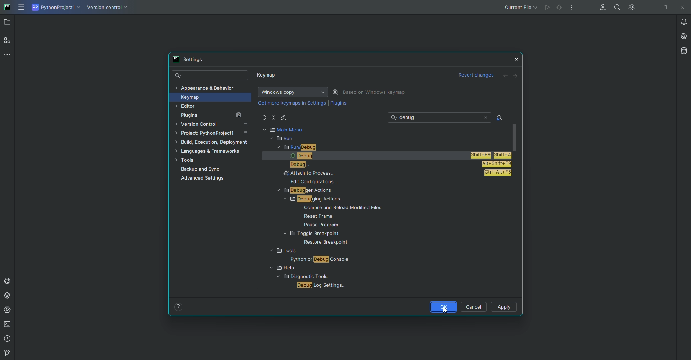 This screenshot has height=360, width=691. Describe the element at coordinates (376, 92) in the screenshot. I see `Based on Windows Keymap` at that location.